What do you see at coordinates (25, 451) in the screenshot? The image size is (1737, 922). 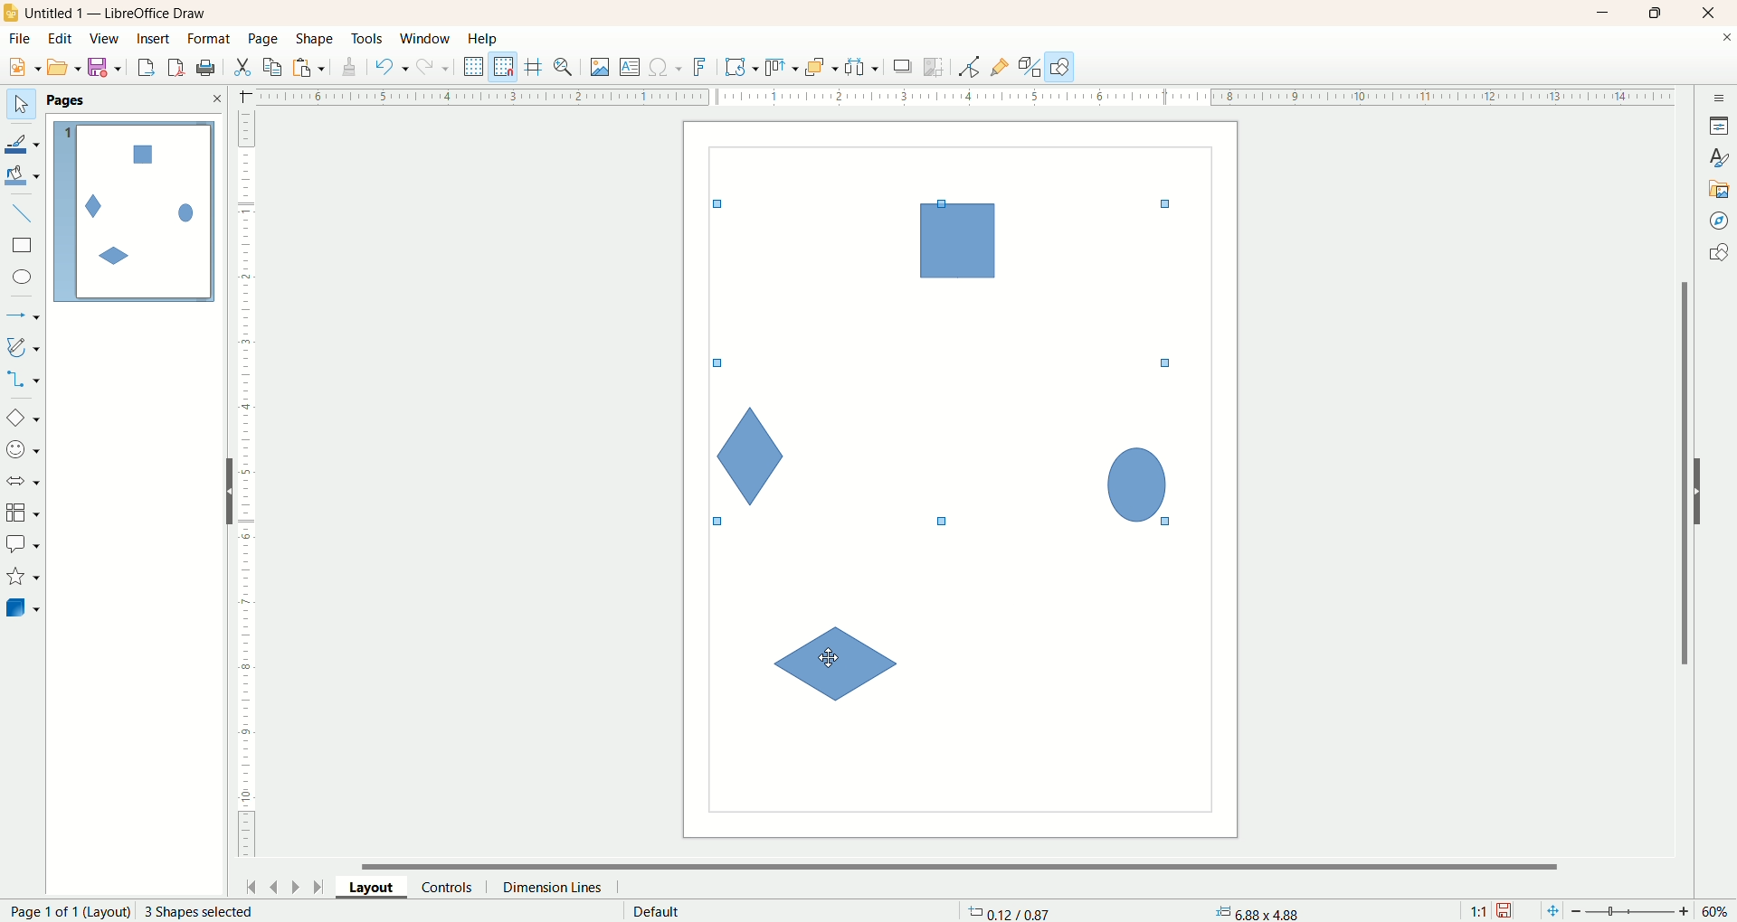 I see `symbol shape` at bounding box center [25, 451].